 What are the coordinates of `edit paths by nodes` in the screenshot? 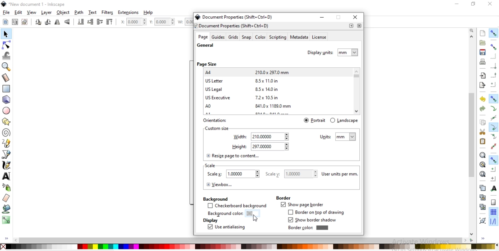 It's located at (6, 46).